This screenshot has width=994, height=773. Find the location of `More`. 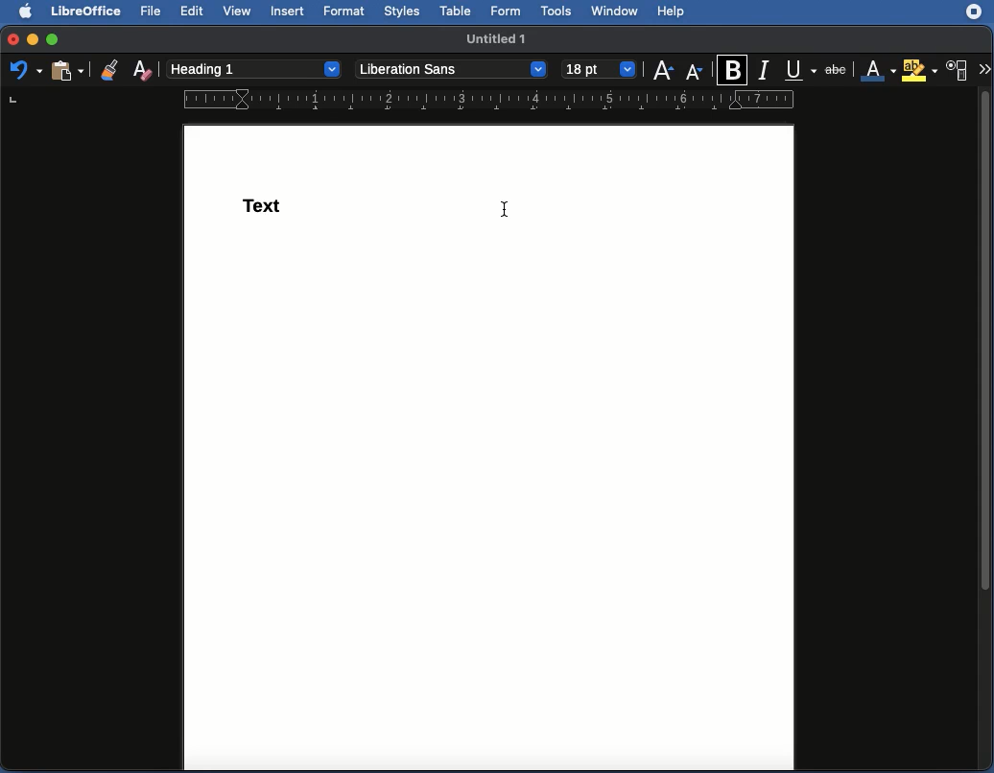

More is located at coordinates (984, 70).